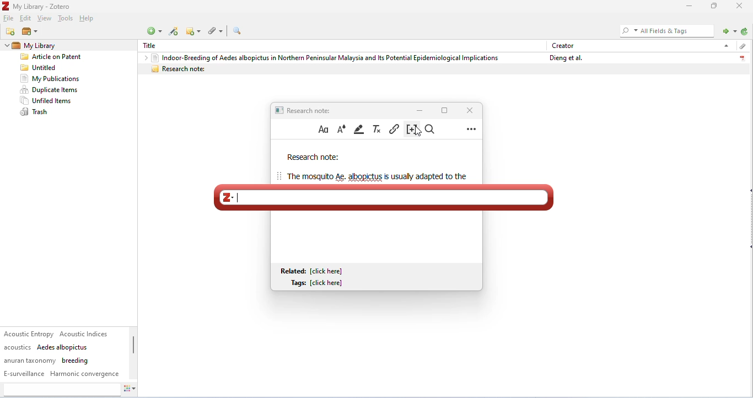 The width and height of the screenshot is (753, 398). What do you see at coordinates (153, 46) in the screenshot?
I see `title` at bounding box center [153, 46].